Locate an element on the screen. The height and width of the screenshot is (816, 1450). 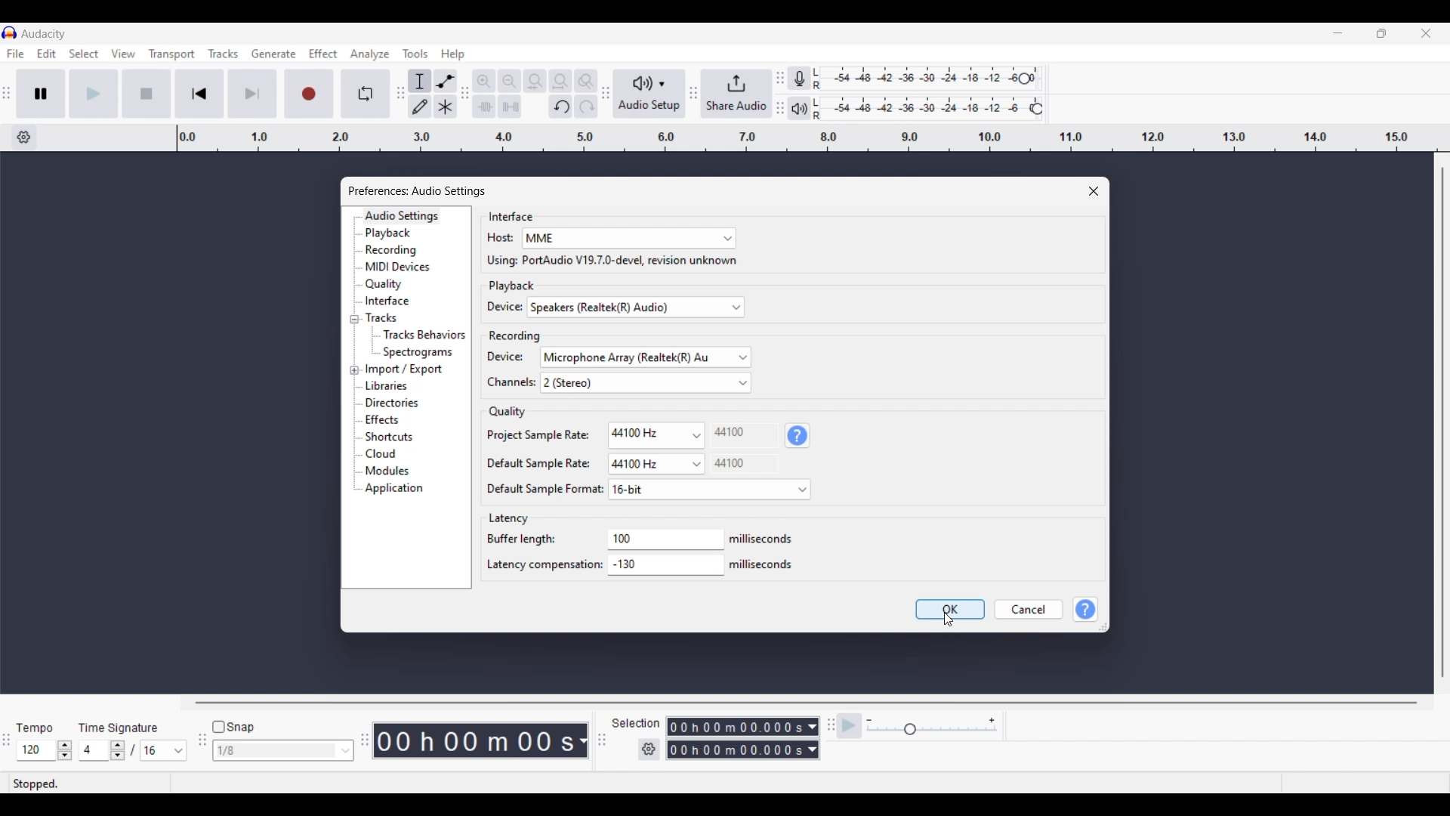
Cloud is located at coordinates (400, 454).